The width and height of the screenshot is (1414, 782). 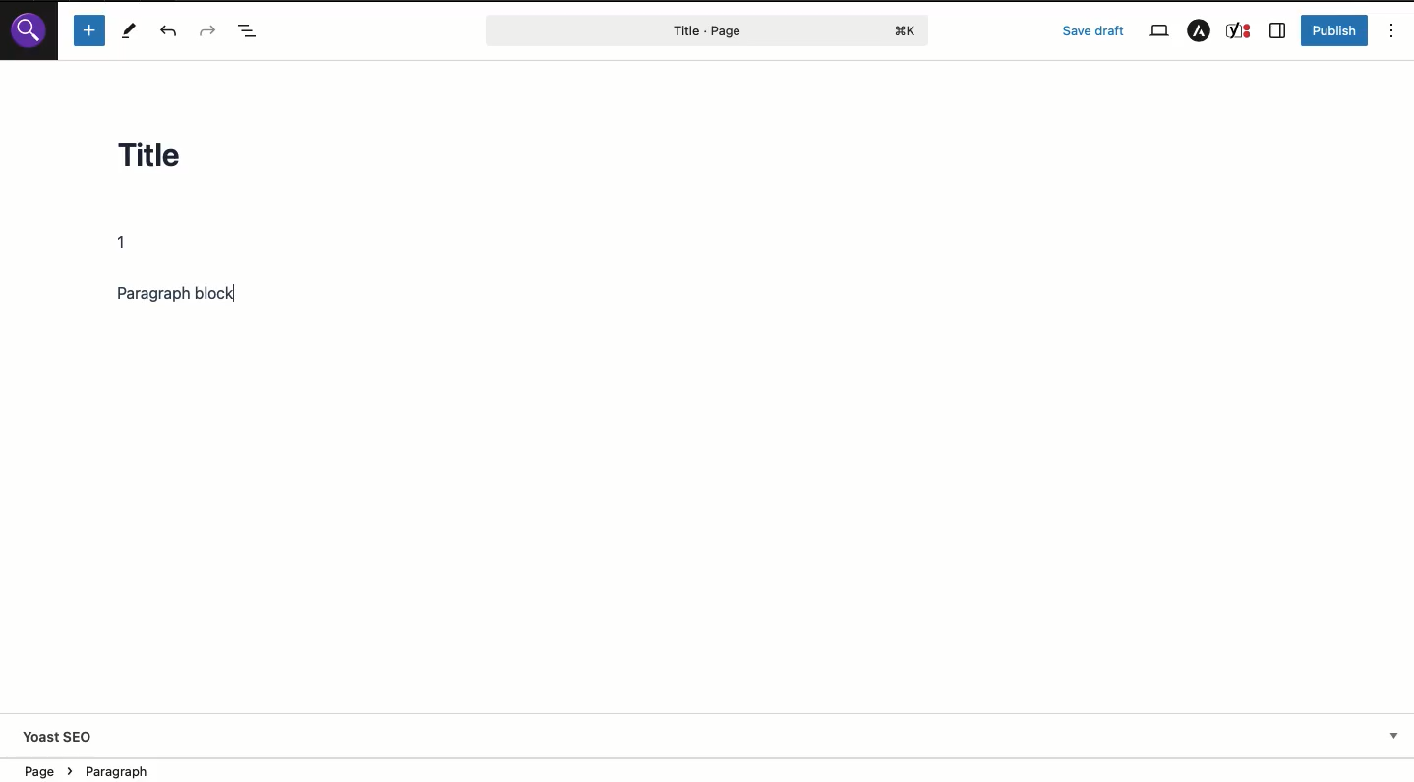 What do you see at coordinates (1240, 31) in the screenshot?
I see `Yoast` at bounding box center [1240, 31].